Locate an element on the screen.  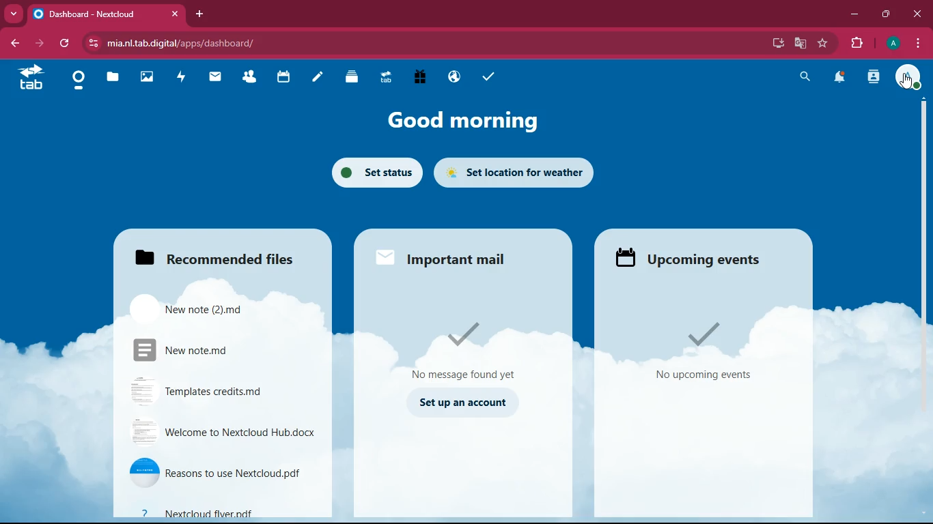
tasks is located at coordinates (488, 78).